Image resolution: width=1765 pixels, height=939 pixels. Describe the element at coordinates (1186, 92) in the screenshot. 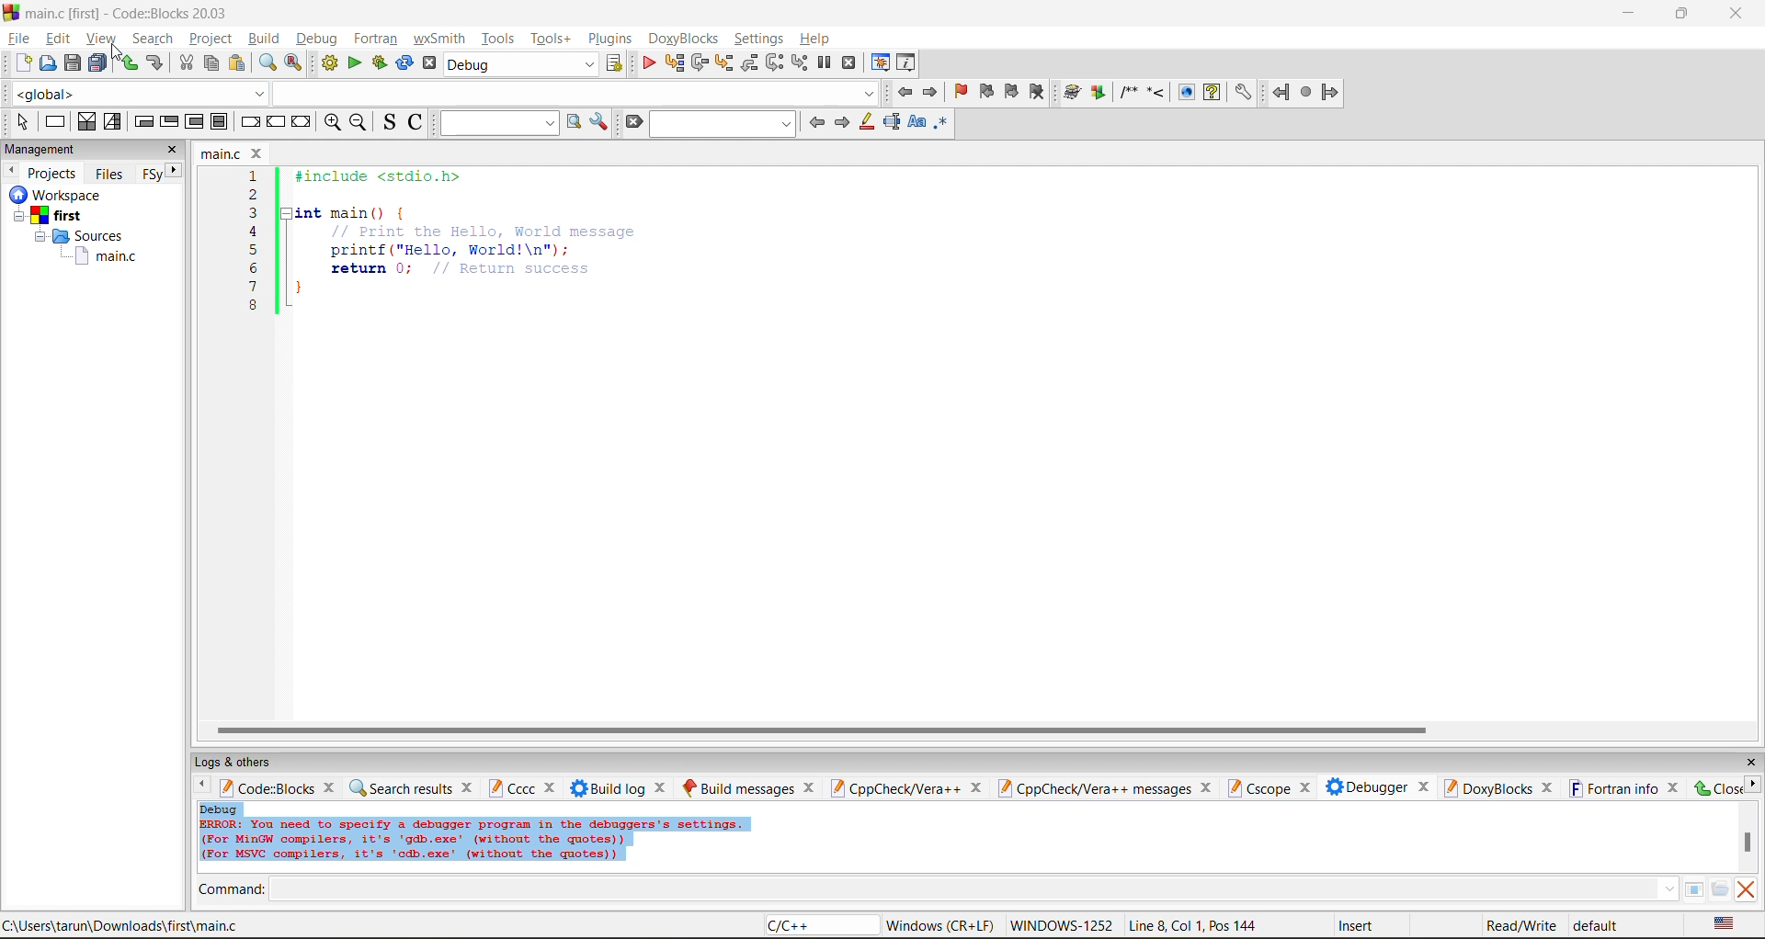

I see `HTML` at that location.